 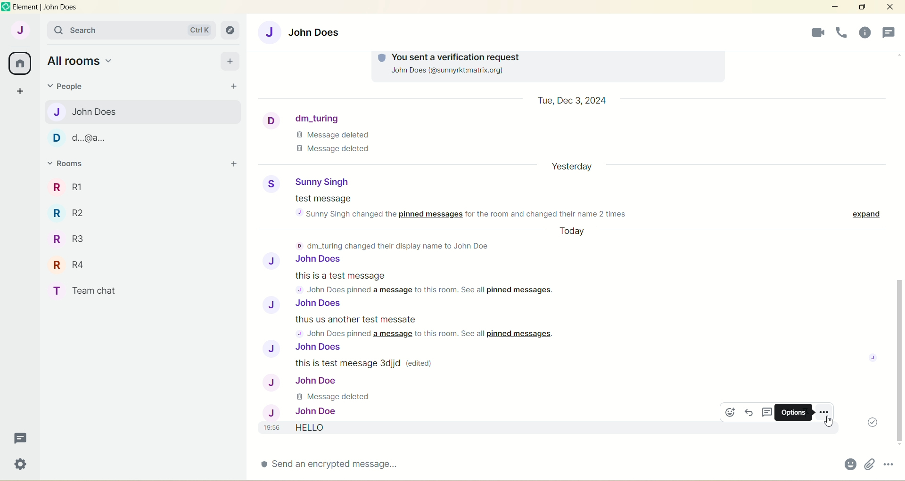 What do you see at coordinates (833, 7) in the screenshot?
I see `minimize` at bounding box center [833, 7].